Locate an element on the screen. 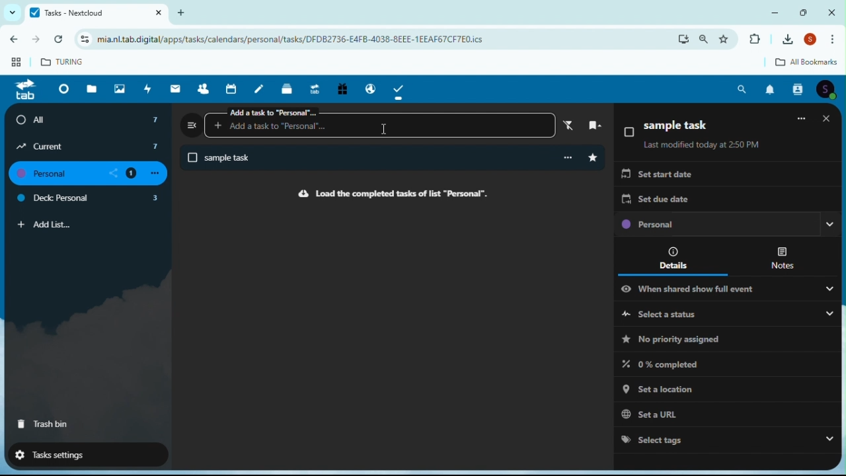  Notes is located at coordinates (784, 257).